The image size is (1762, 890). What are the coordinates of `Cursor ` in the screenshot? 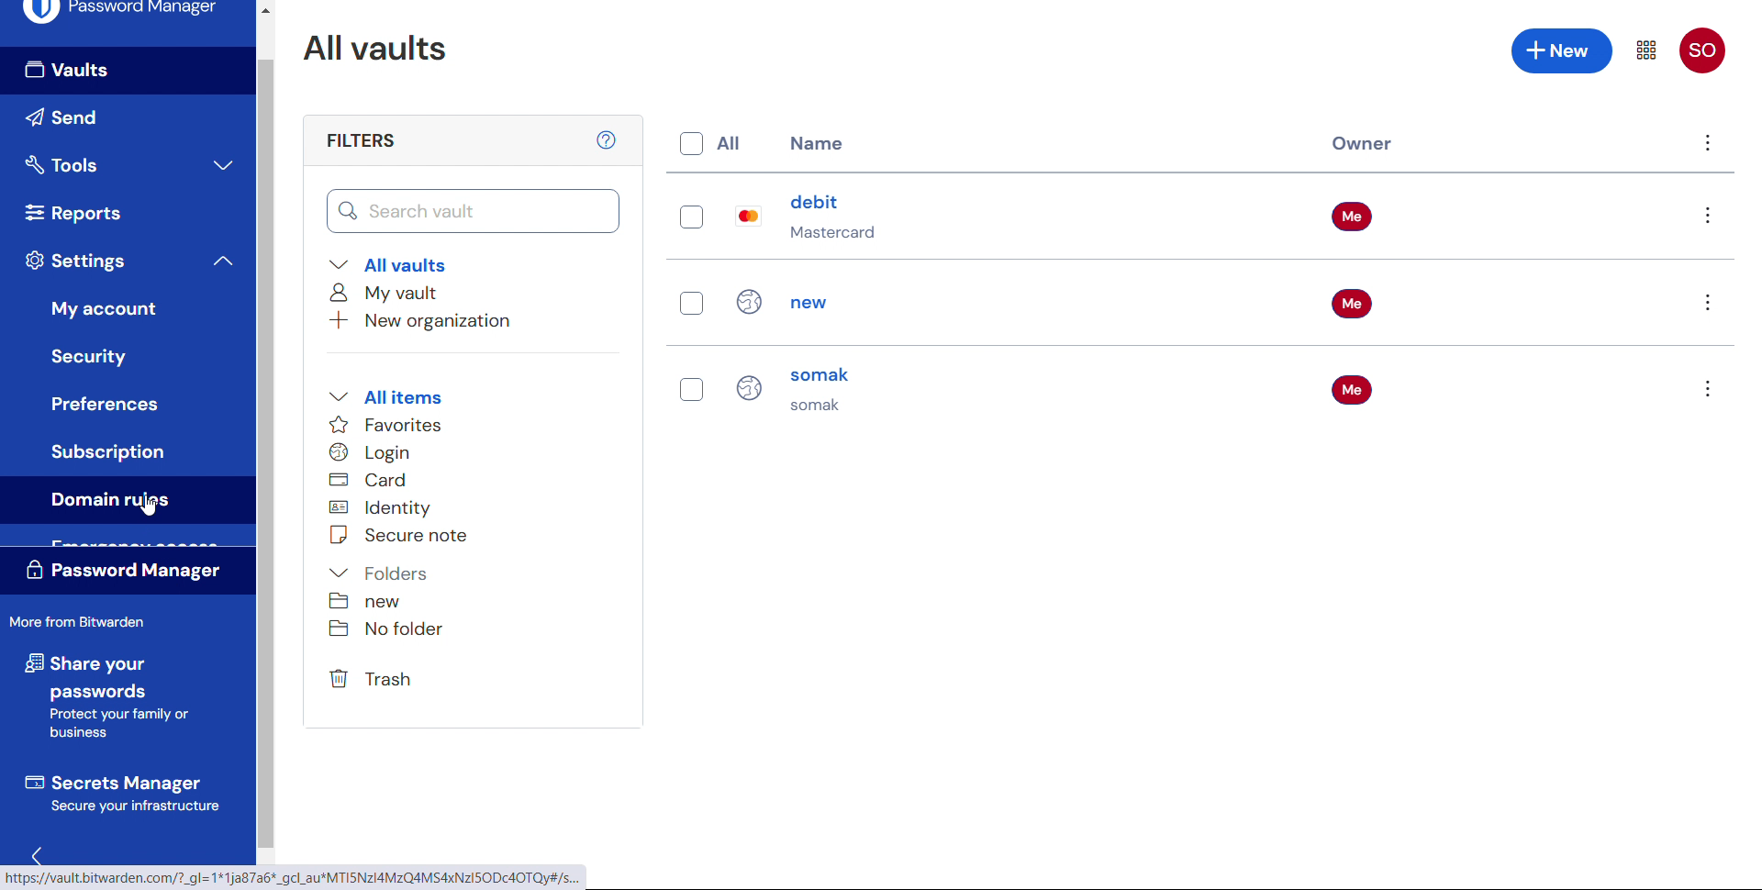 It's located at (149, 506).